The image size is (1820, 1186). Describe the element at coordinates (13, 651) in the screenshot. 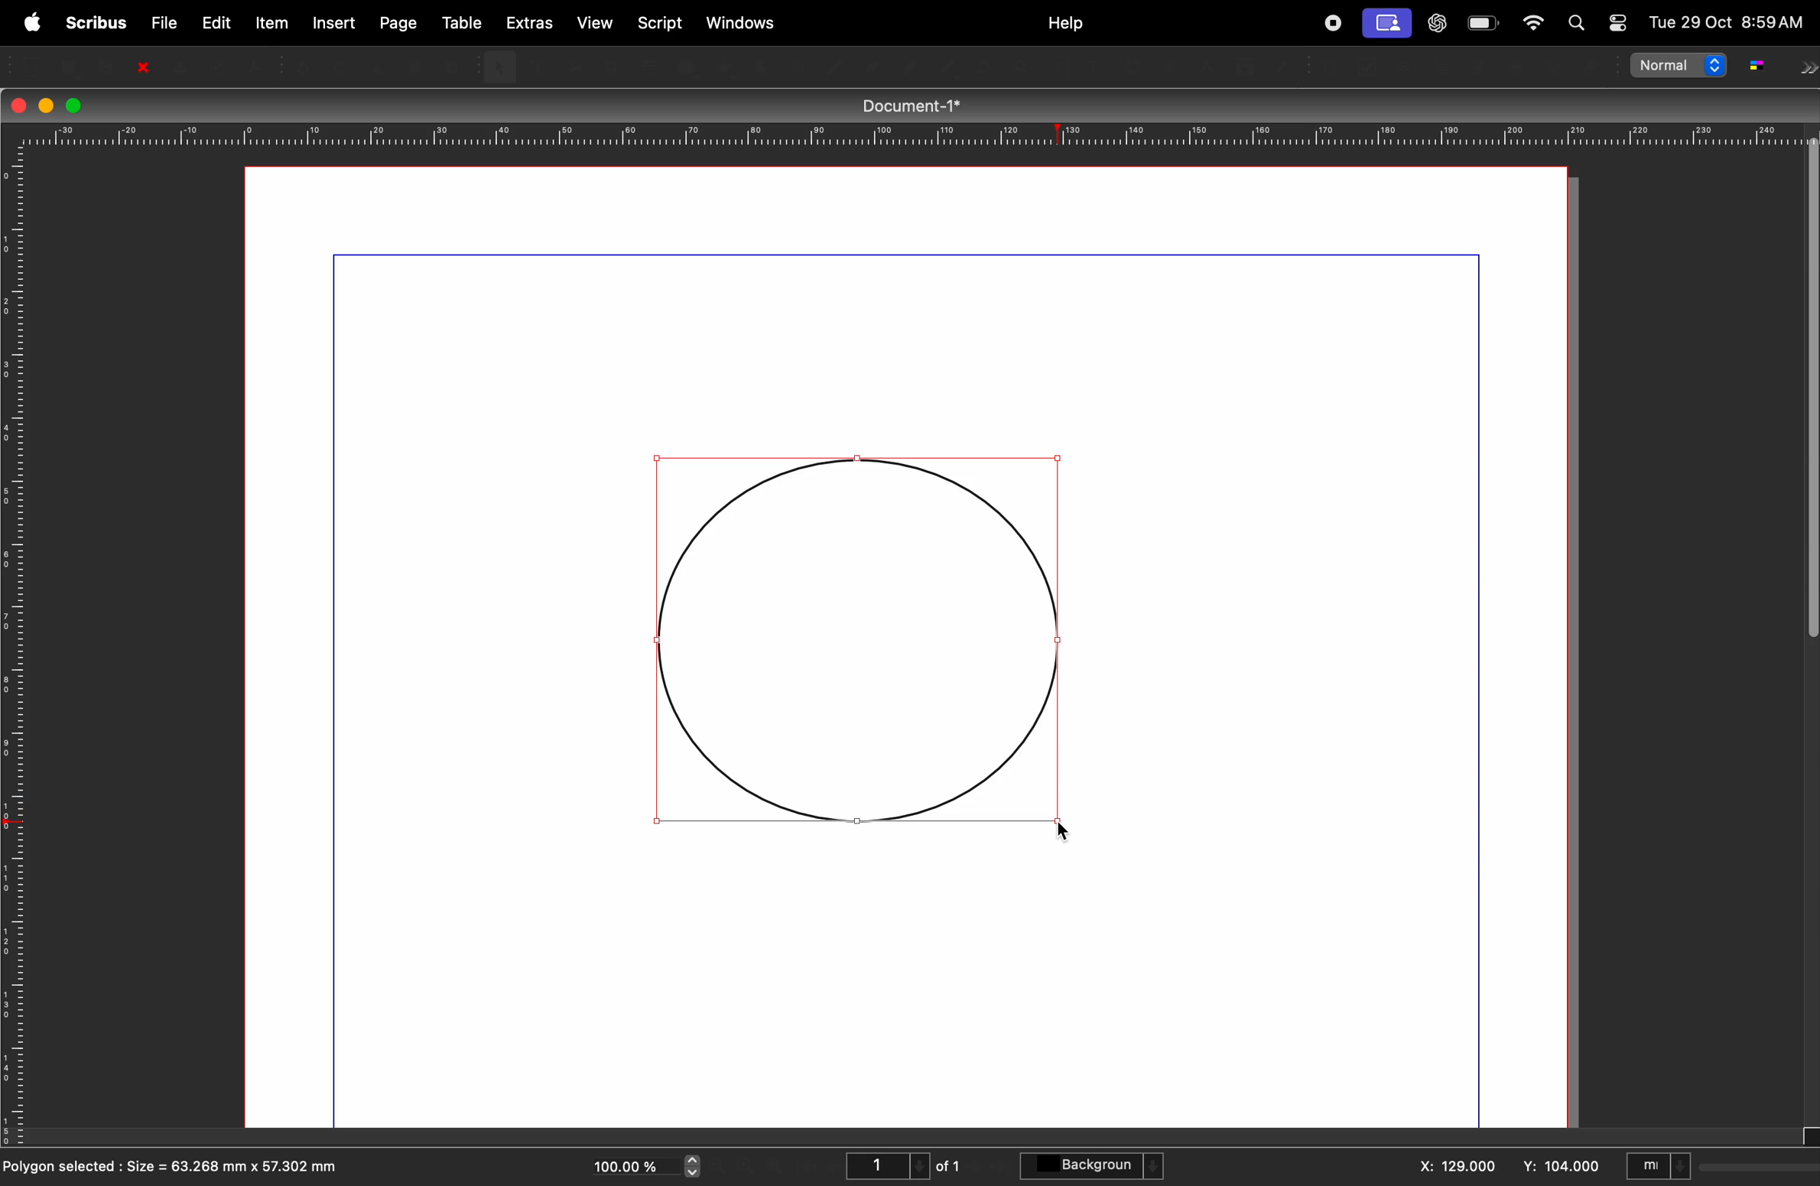

I see `vertical scale` at that location.